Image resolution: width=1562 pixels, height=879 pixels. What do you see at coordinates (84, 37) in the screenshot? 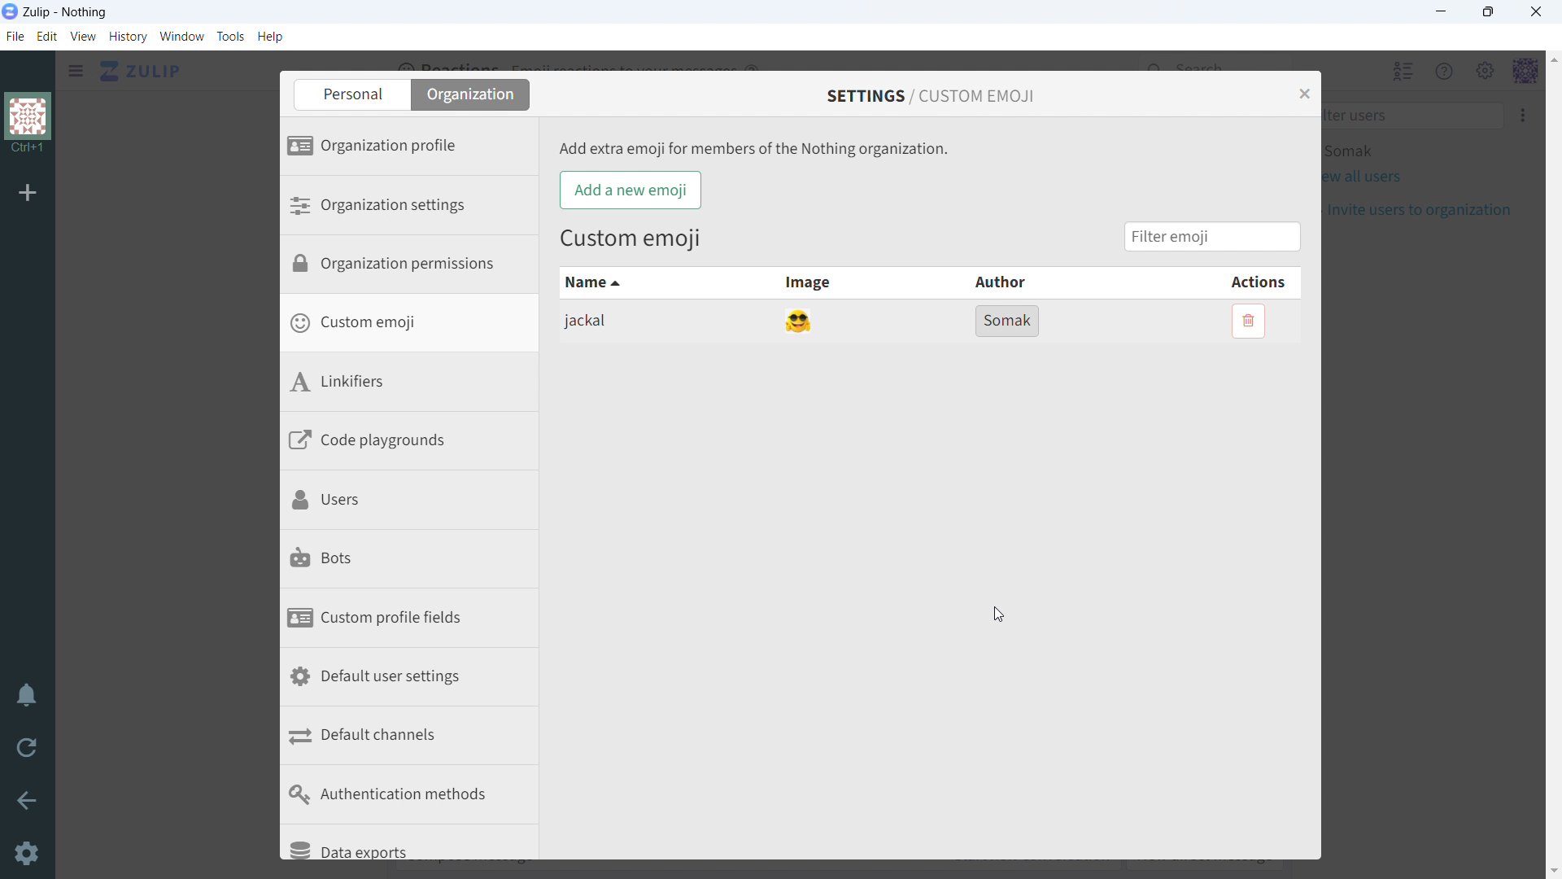
I see `view` at bounding box center [84, 37].